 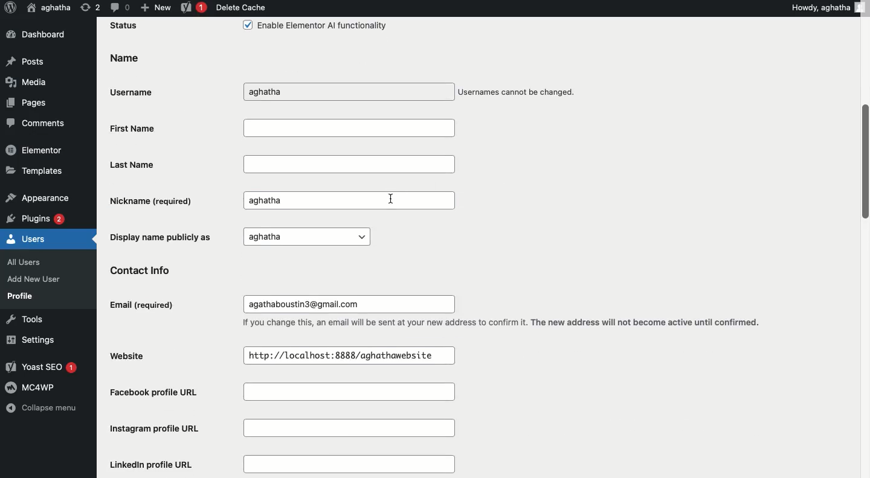 I want to click on MC4WP, so click(x=33, y=386).